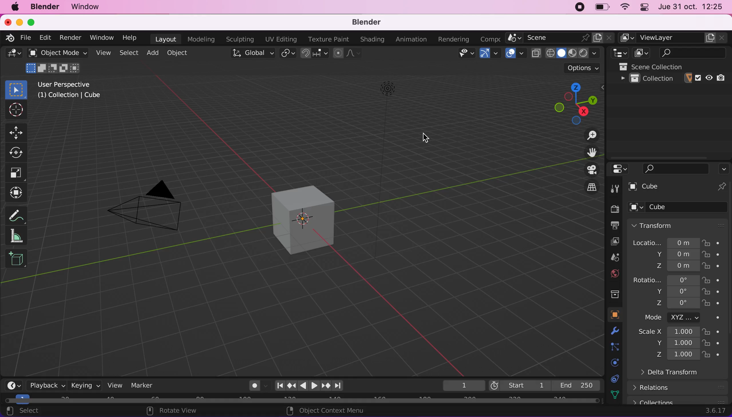 This screenshot has width=732, height=417. What do you see at coordinates (610, 331) in the screenshot?
I see `modifiers` at bounding box center [610, 331].